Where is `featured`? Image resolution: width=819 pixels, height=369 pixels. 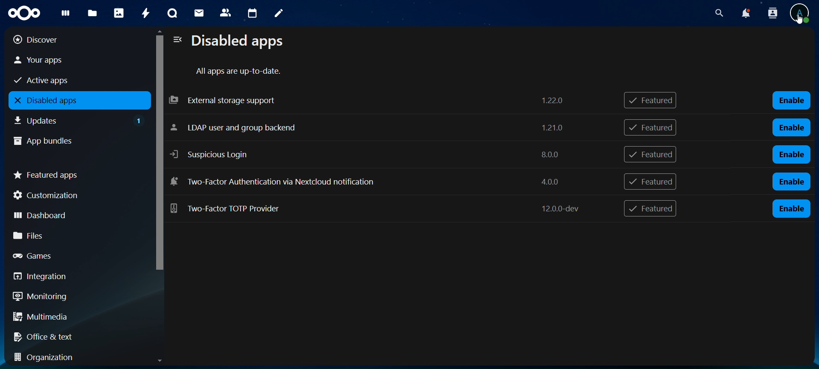
featured is located at coordinates (653, 101).